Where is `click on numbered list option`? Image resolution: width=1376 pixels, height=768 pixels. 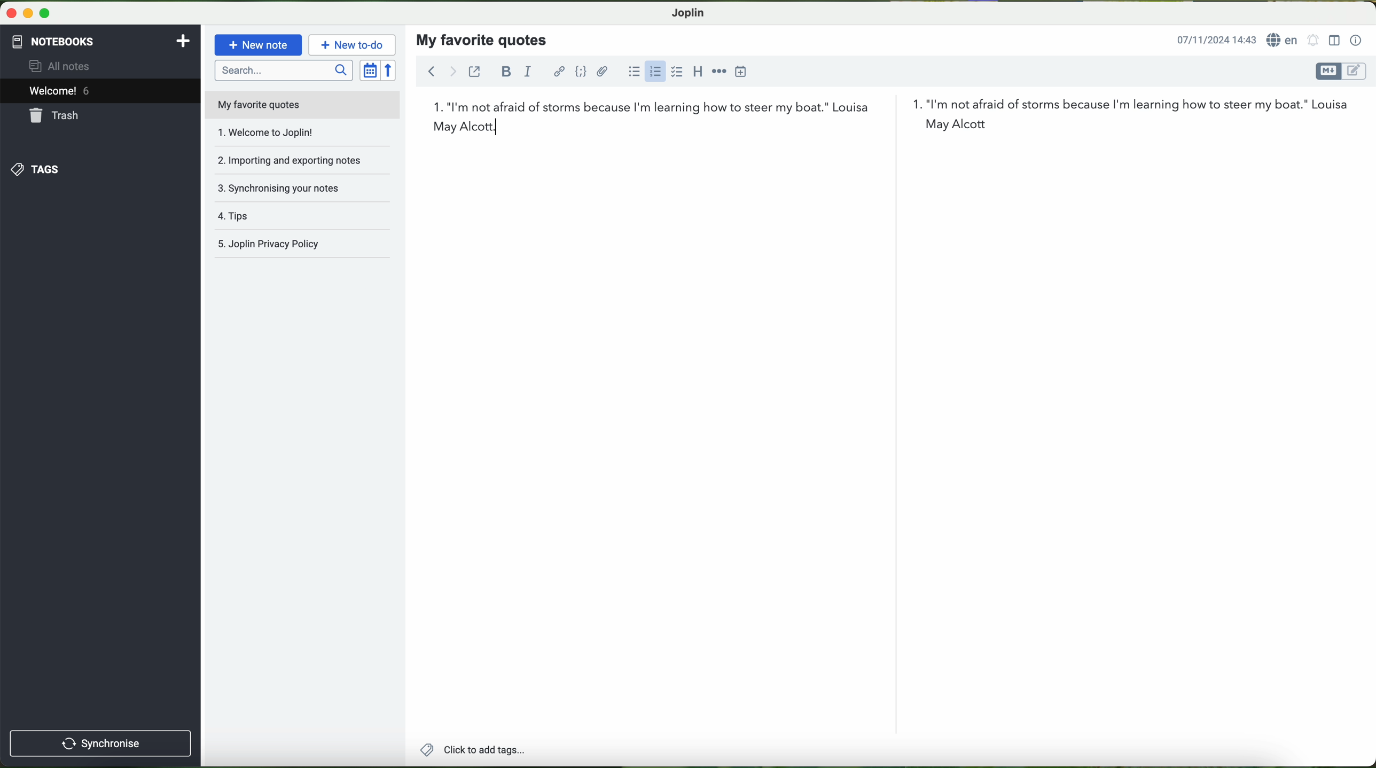 click on numbered list option is located at coordinates (653, 74).